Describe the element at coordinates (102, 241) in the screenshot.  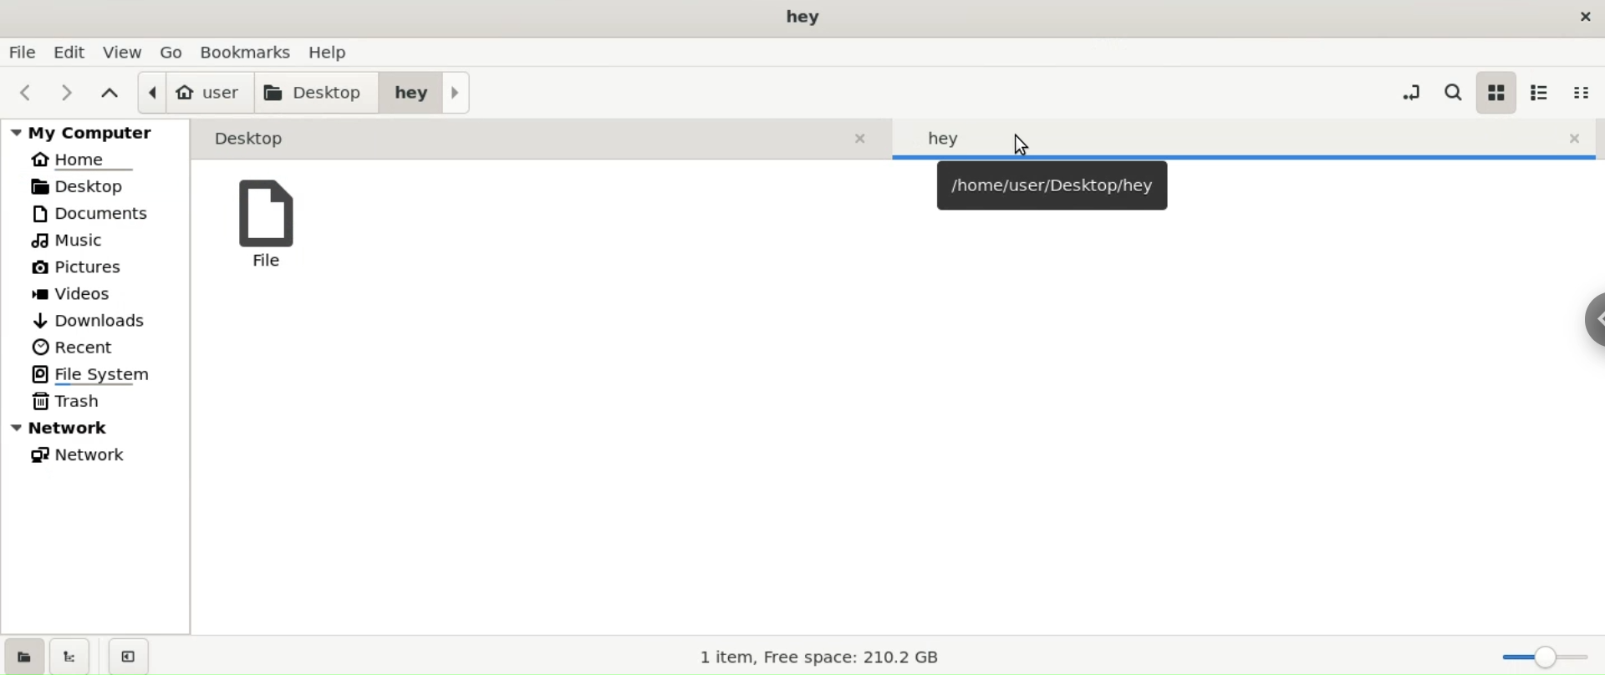
I see `music` at that location.